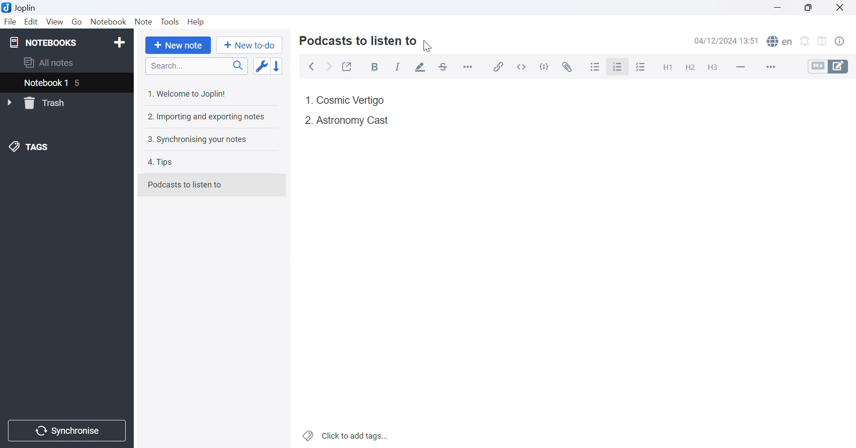 The image size is (856, 448). I want to click on 04/12/2024 13:49, so click(727, 41).